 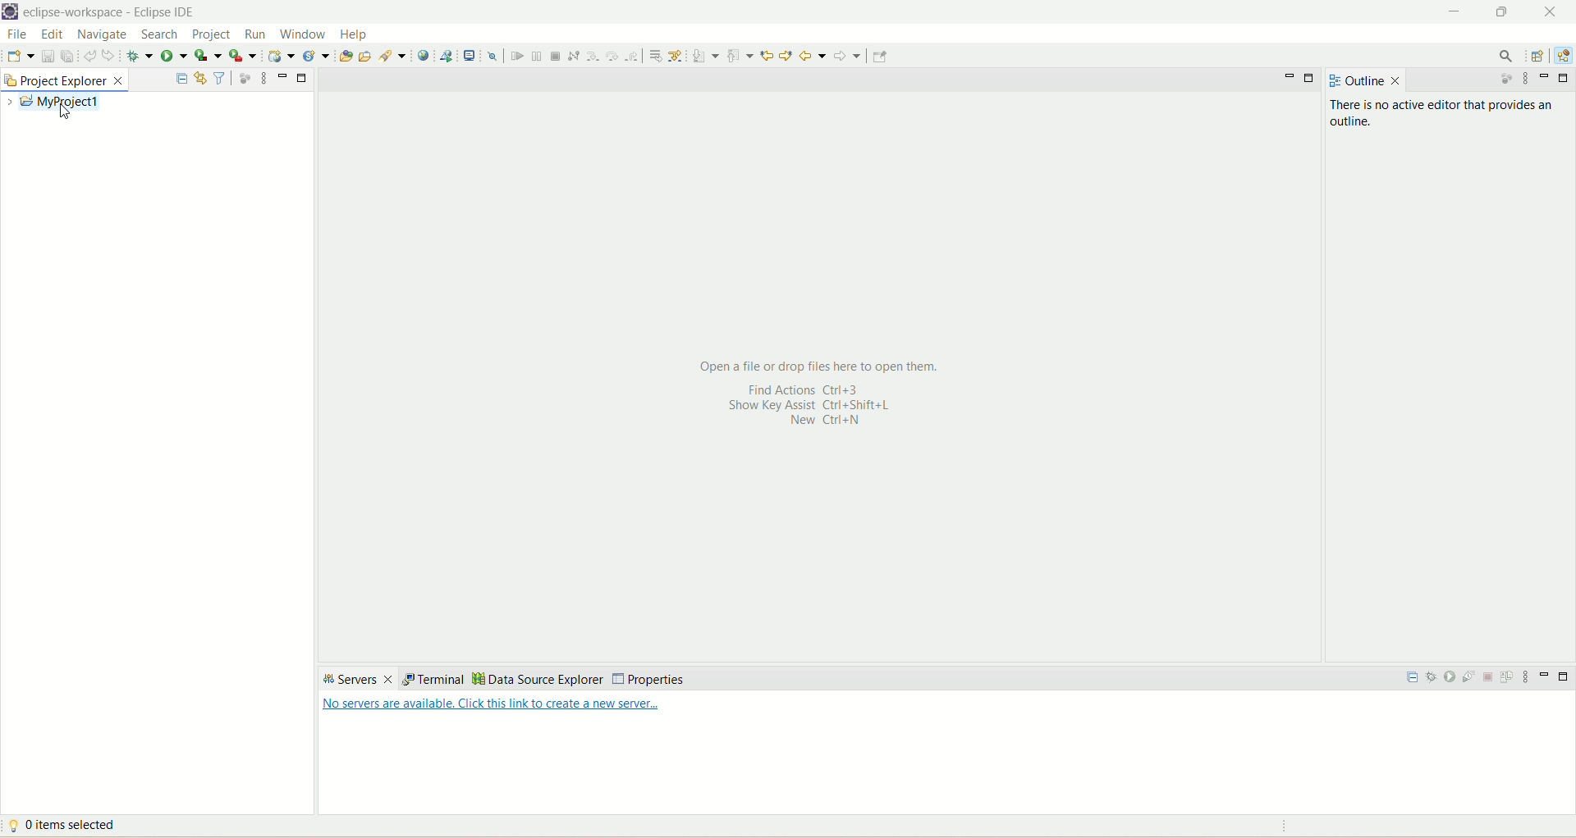 I want to click on terminal, so click(x=431, y=679).